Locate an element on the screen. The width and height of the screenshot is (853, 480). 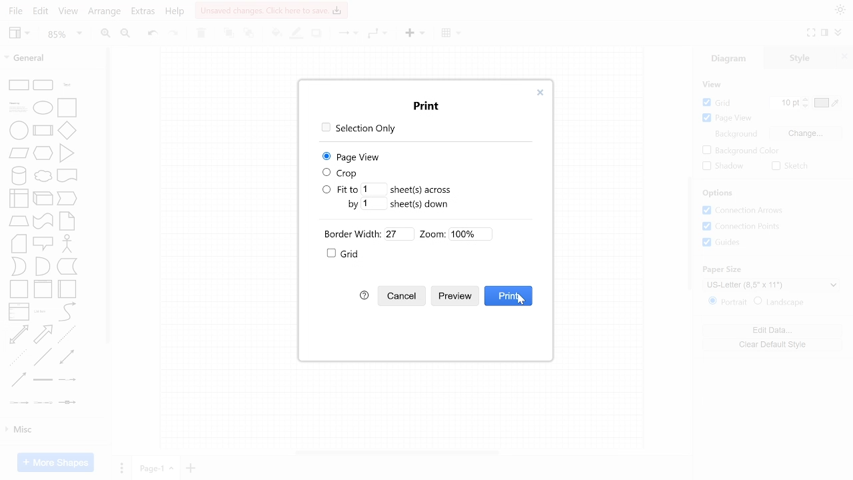
Help is located at coordinates (175, 13).